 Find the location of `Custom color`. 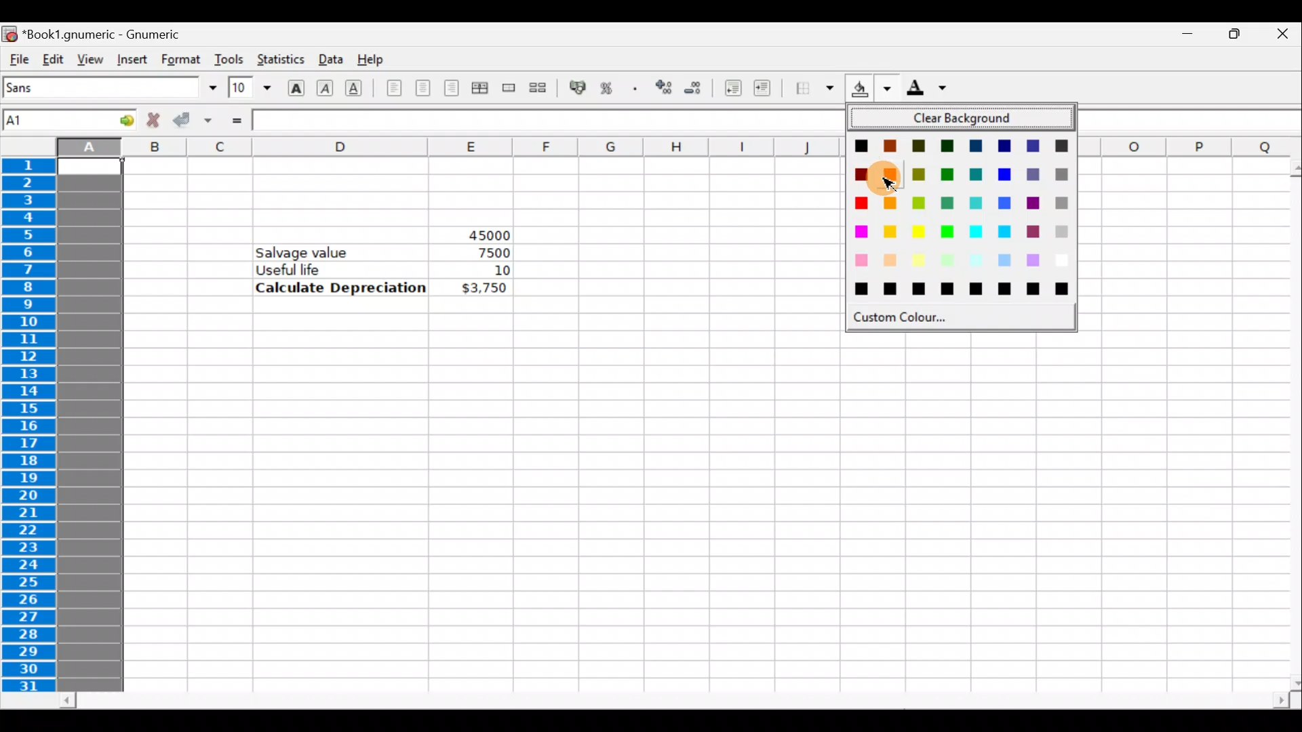

Custom color is located at coordinates (914, 317).